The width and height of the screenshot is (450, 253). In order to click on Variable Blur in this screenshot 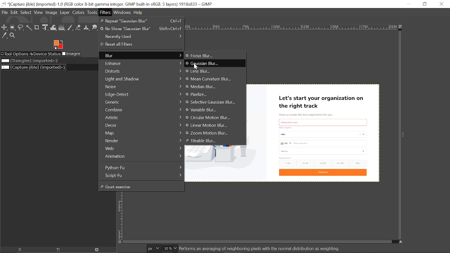, I will do `click(213, 110)`.